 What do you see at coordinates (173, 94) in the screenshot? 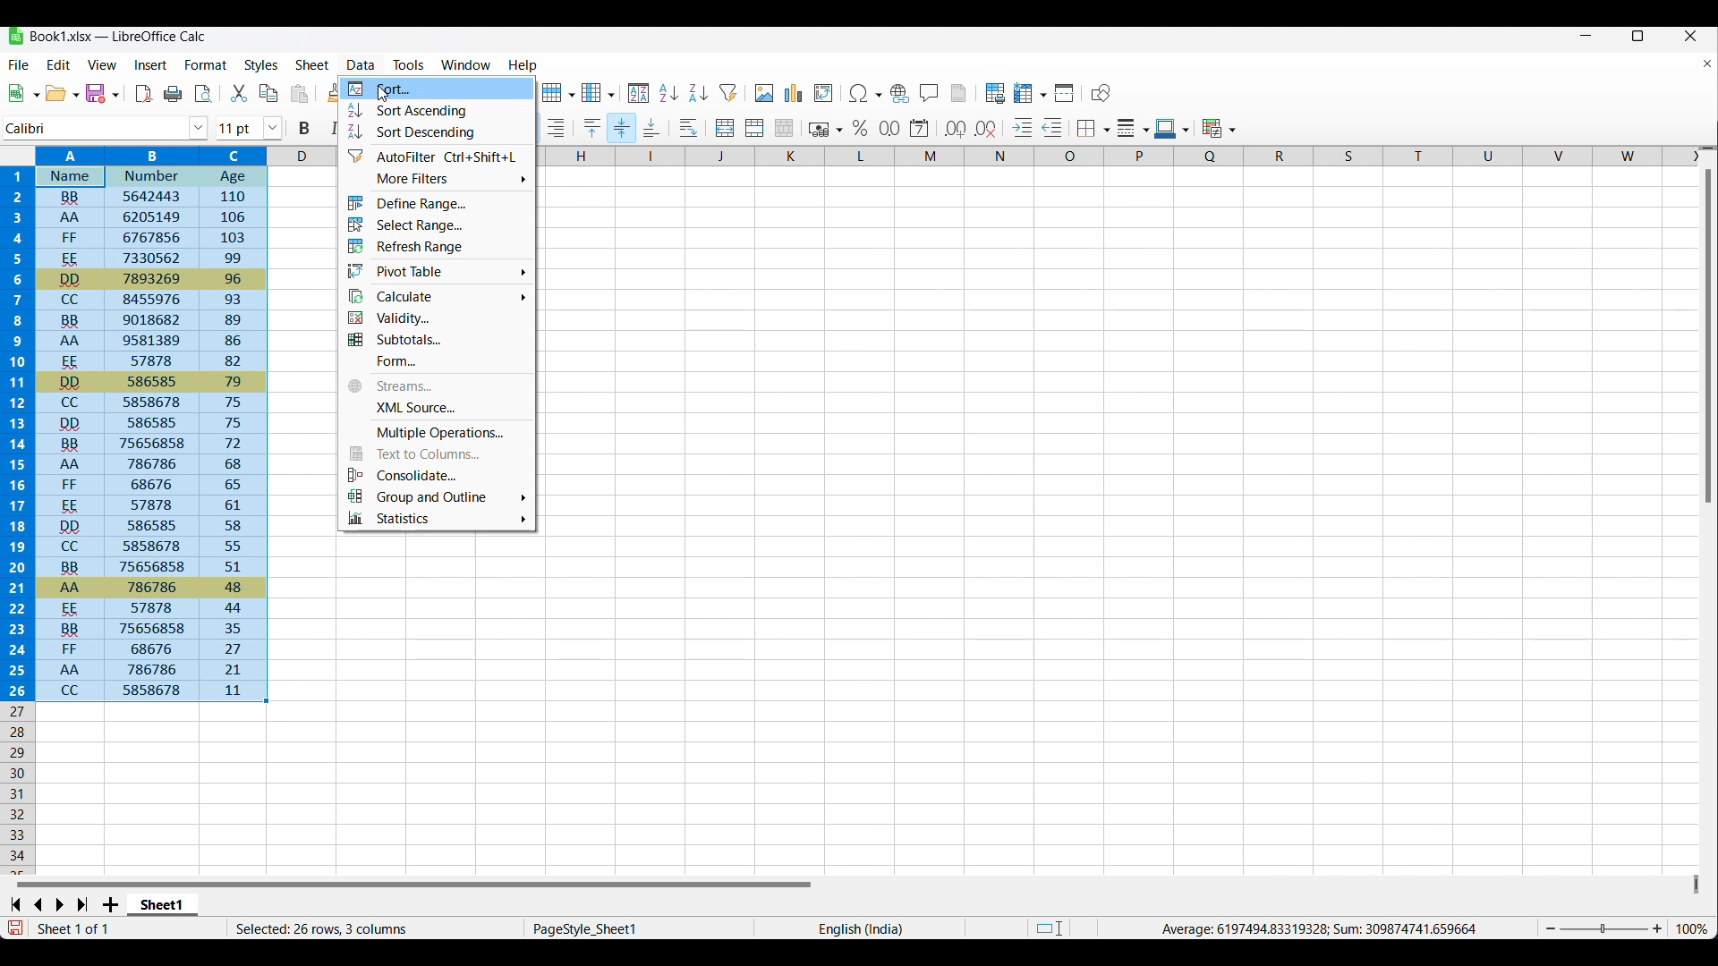
I see `Print` at bounding box center [173, 94].